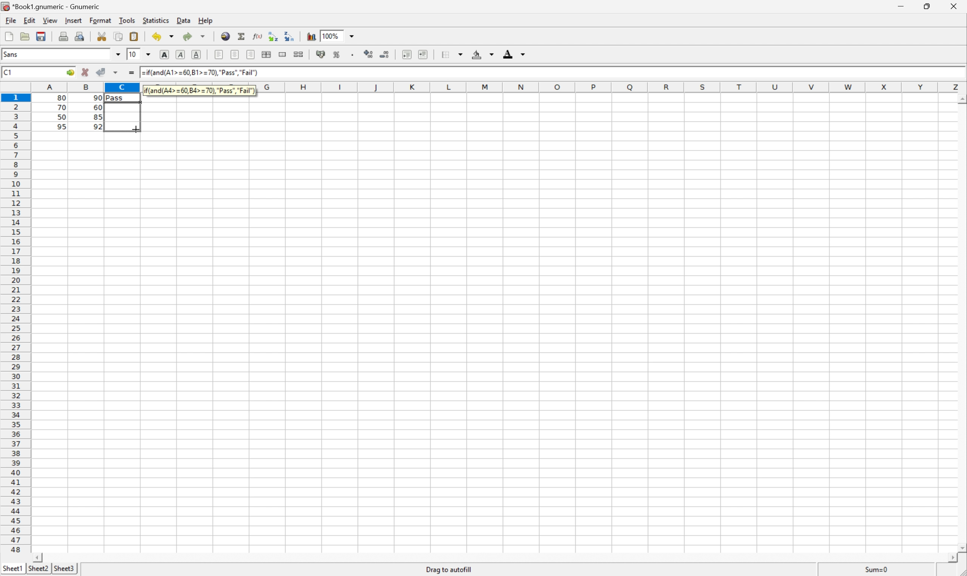 Image resolution: width=967 pixels, height=576 pixels. I want to click on Sans, so click(12, 54).